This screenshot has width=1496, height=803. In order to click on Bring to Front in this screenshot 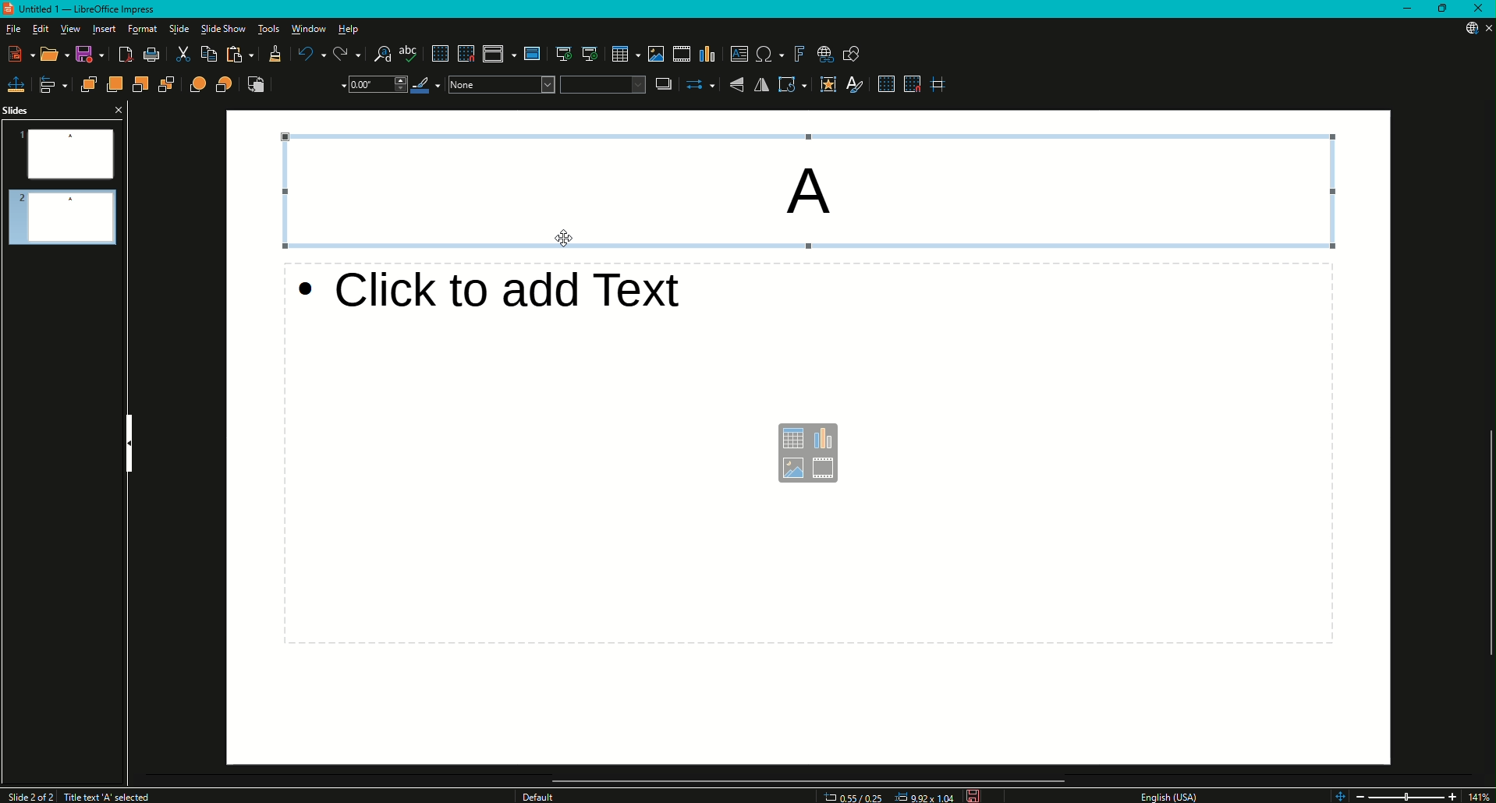, I will do `click(86, 84)`.